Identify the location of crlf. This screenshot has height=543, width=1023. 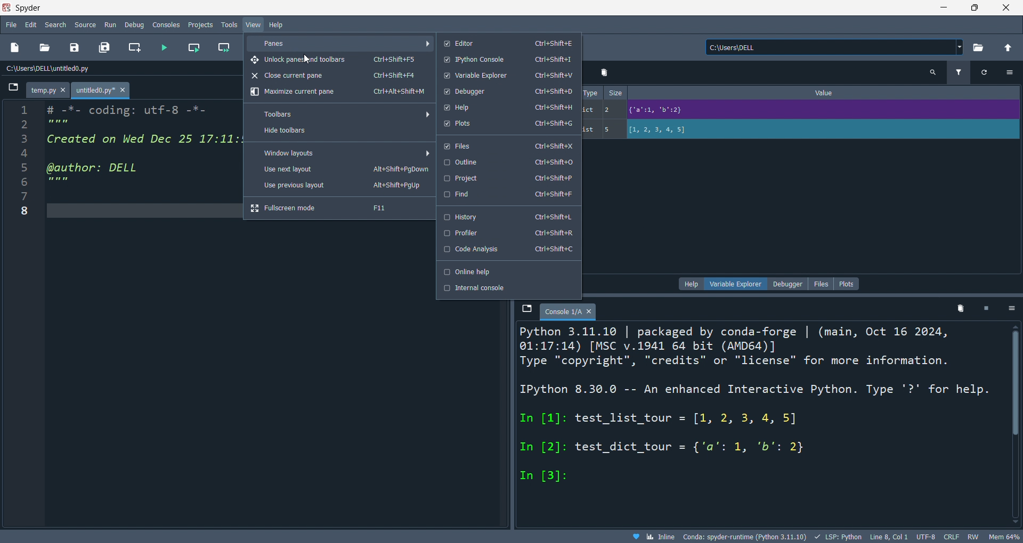
(950, 537).